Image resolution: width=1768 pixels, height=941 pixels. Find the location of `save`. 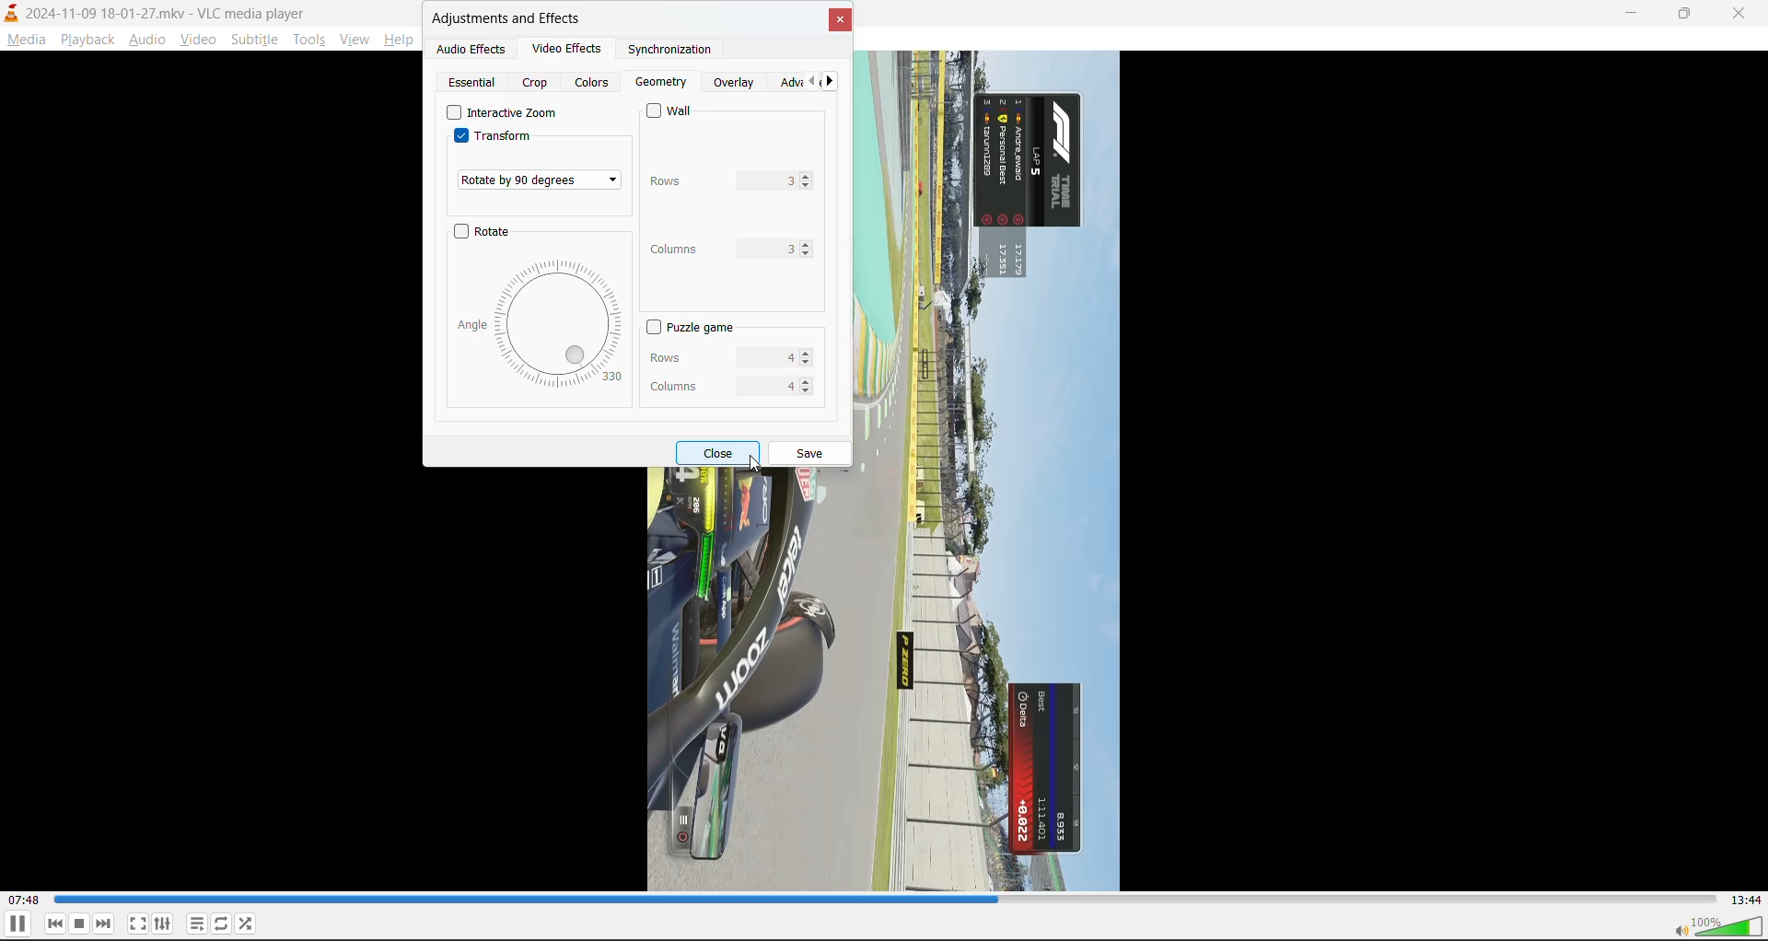

save is located at coordinates (813, 452).